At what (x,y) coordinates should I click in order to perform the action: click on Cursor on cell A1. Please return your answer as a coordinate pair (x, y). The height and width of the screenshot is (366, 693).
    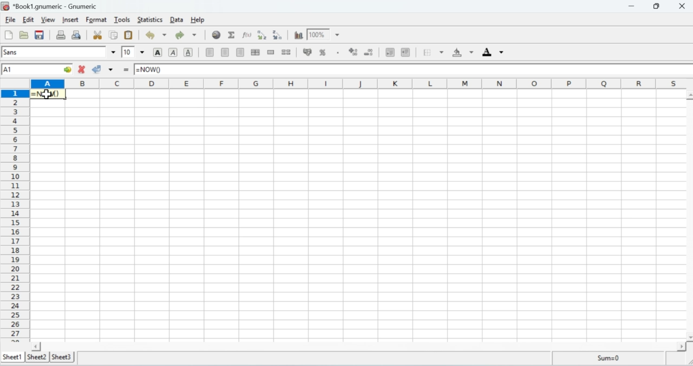
    Looking at the image, I should click on (50, 95).